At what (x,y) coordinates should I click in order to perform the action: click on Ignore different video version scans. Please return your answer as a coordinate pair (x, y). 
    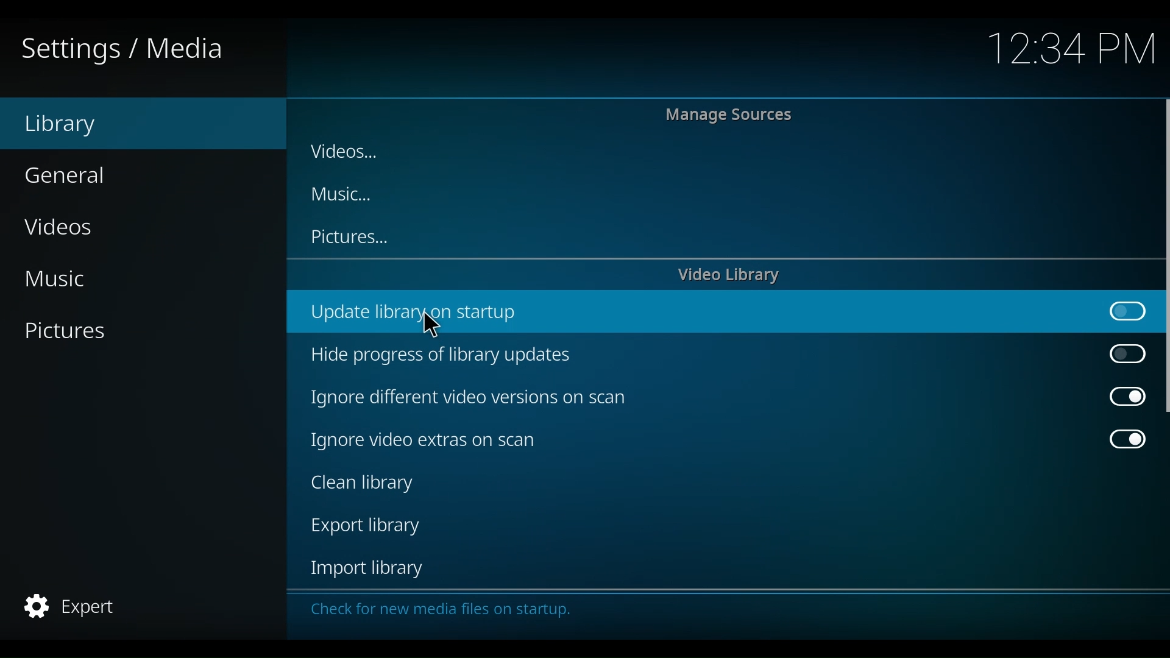
    Looking at the image, I should click on (700, 398).